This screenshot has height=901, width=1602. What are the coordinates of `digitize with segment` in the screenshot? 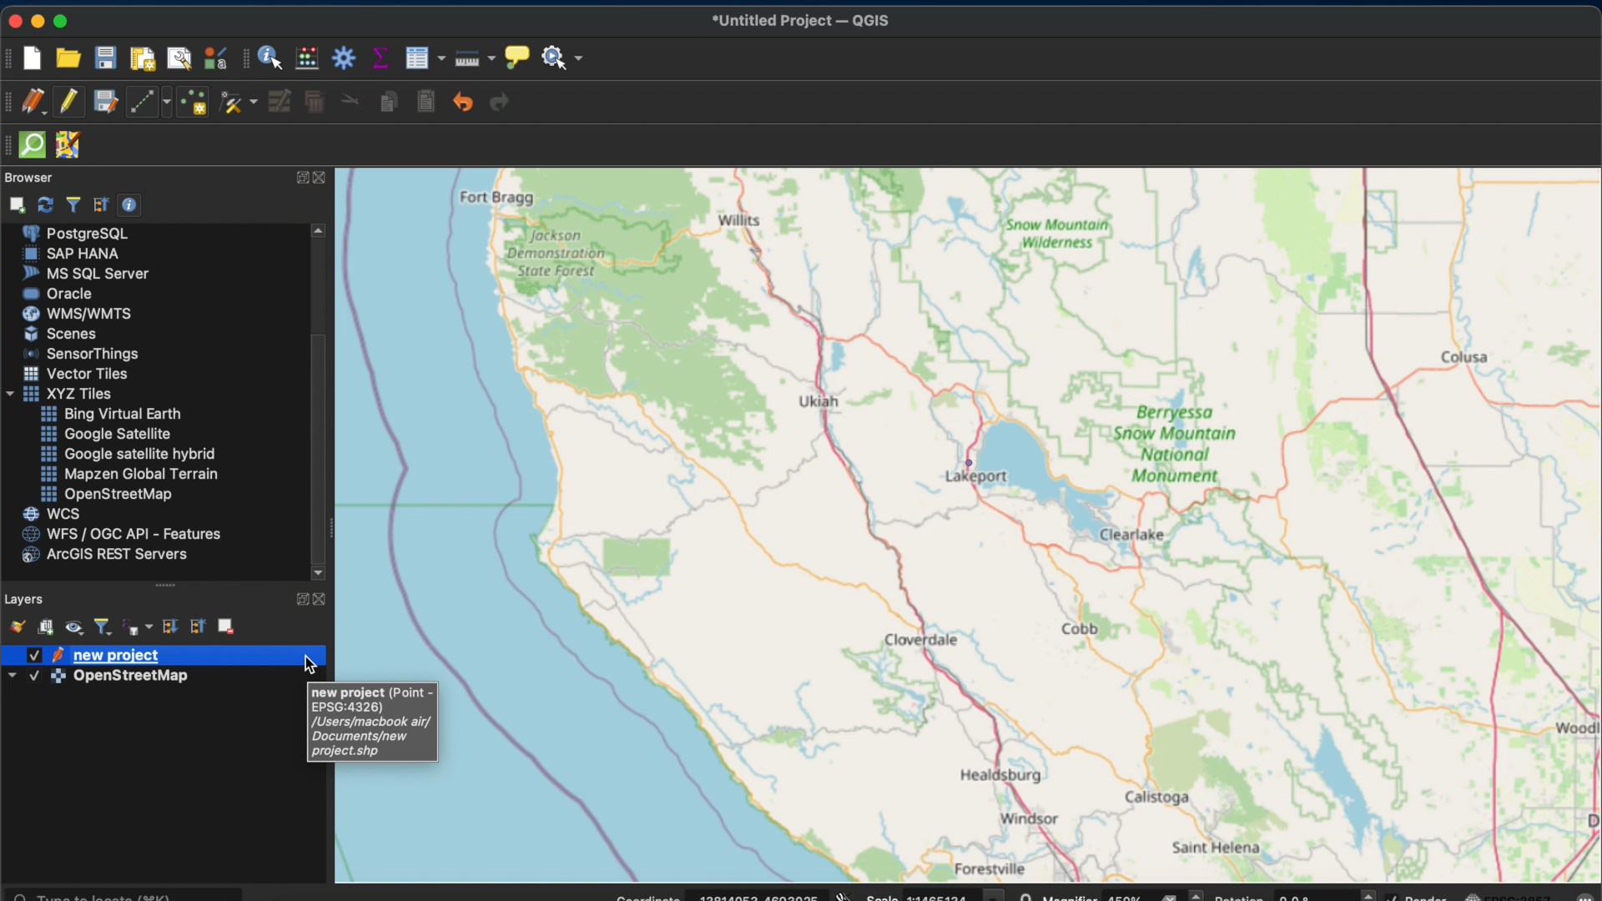 It's located at (148, 102).